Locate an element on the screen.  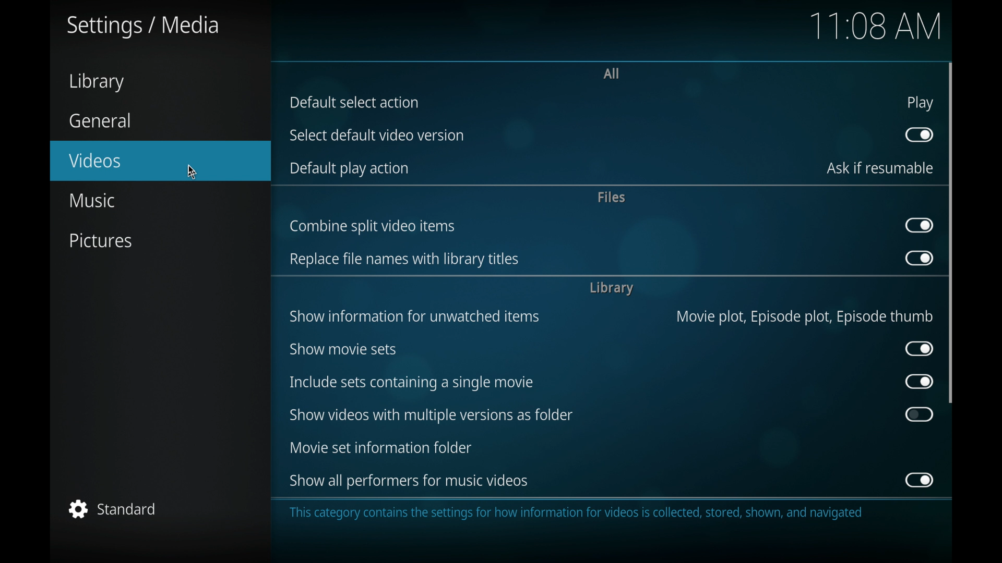
toggle button is located at coordinates (918, 382).